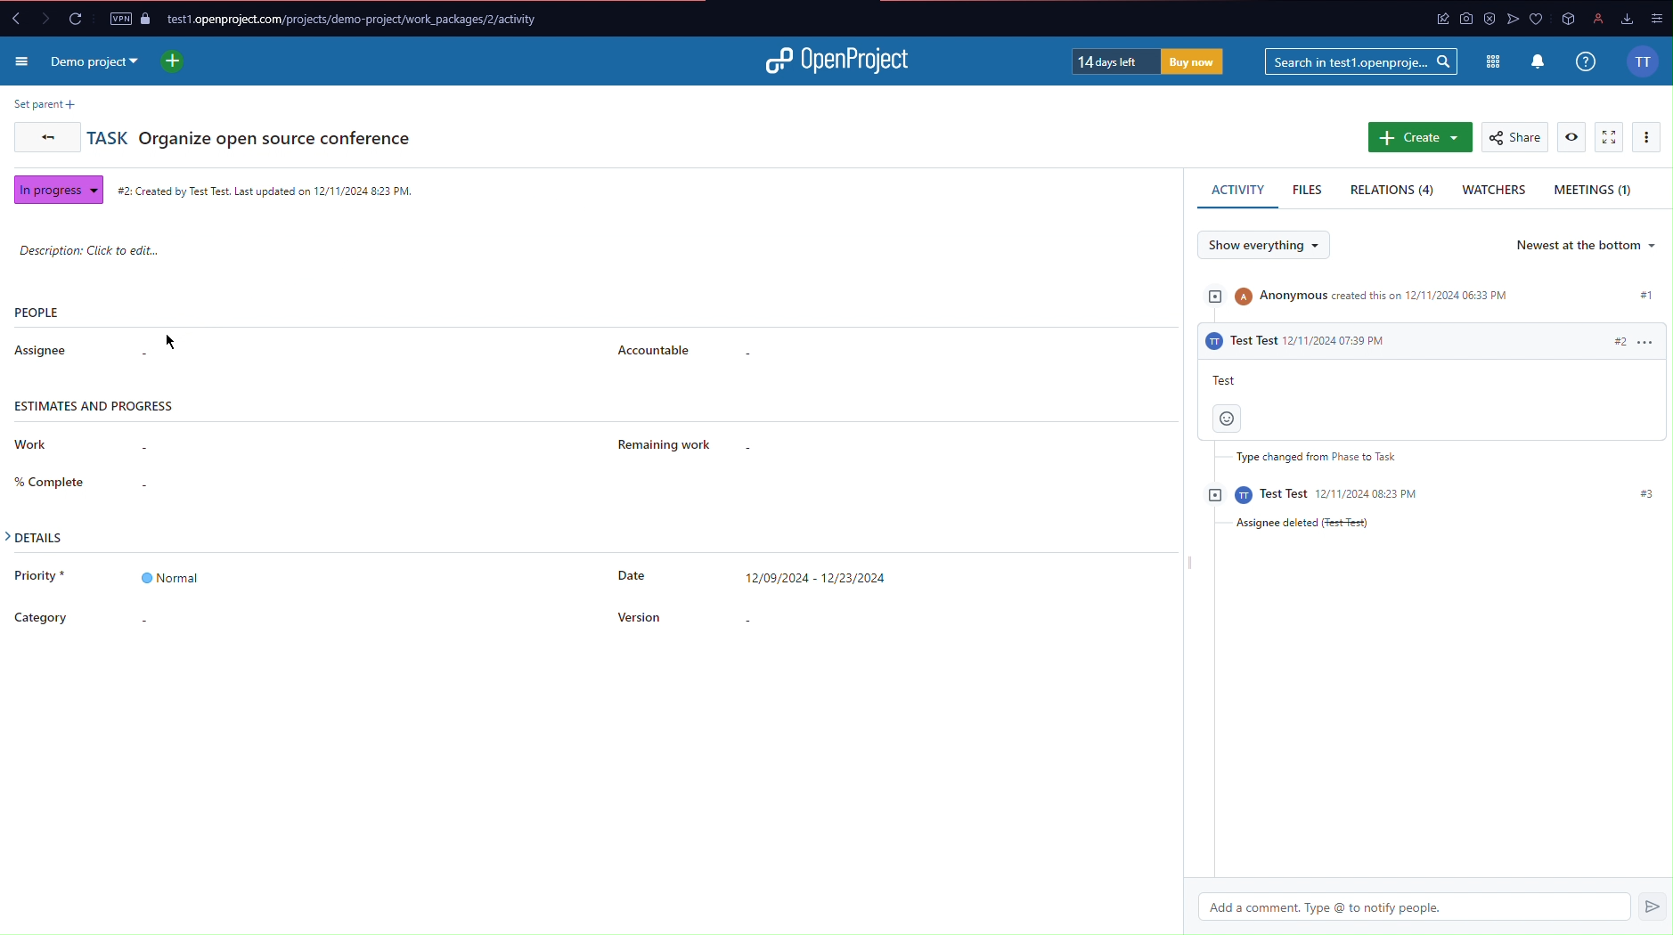 Image resolution: width=1673 pixels, height=935 pixels. What do you see at coordinates (267, 189) in the screenshot?
I see `Created Time` at bounding box center [267, 189].